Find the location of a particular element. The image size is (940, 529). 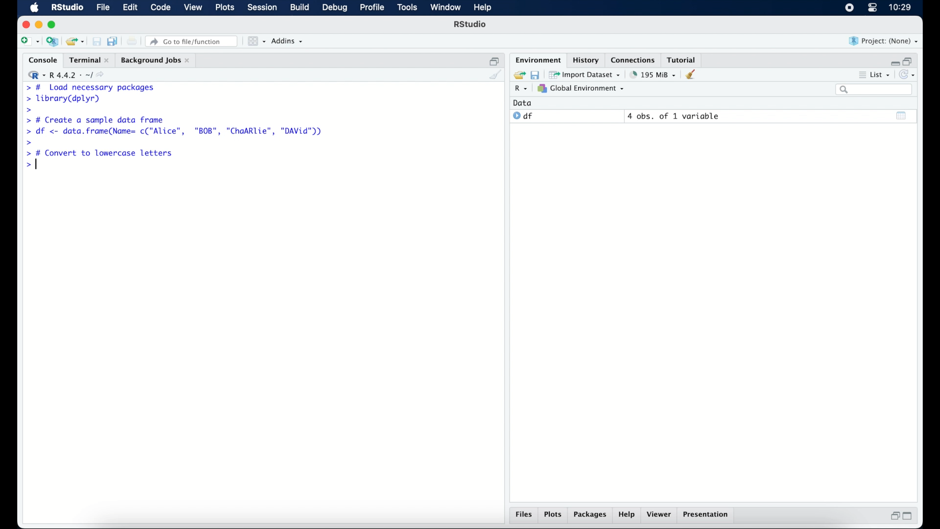

10.27 is located at coordinates (900, 7).